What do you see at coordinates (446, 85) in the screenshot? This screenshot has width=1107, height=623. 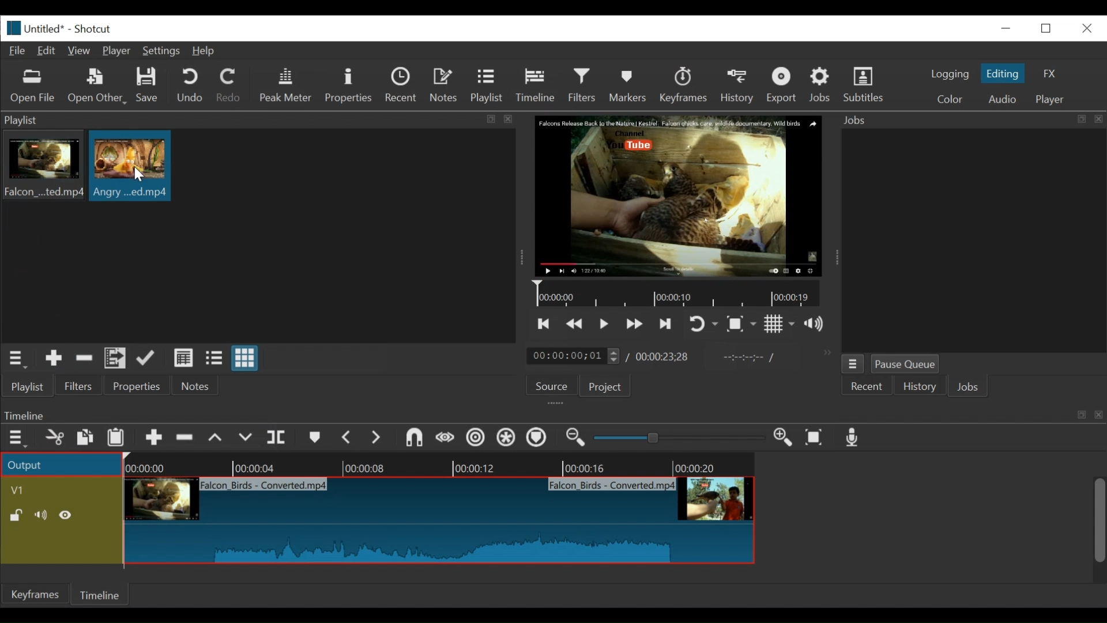 I see `Notes` at bounding box center [446, 85].